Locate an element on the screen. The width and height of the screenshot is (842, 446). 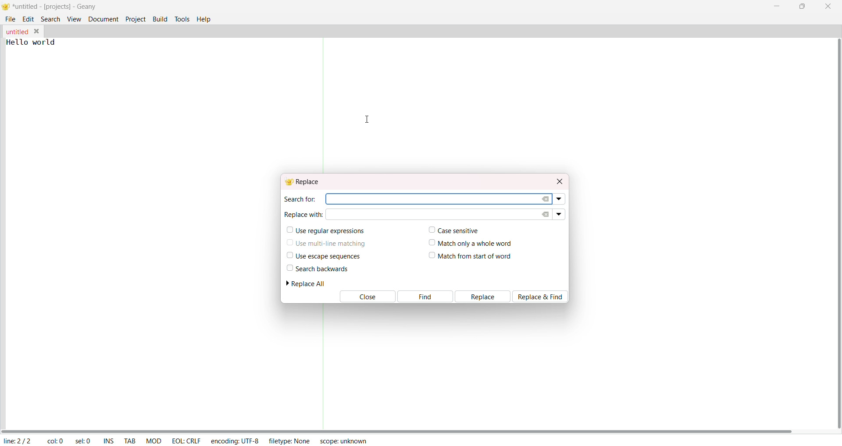
replace with is located at coordinates (303, 213).